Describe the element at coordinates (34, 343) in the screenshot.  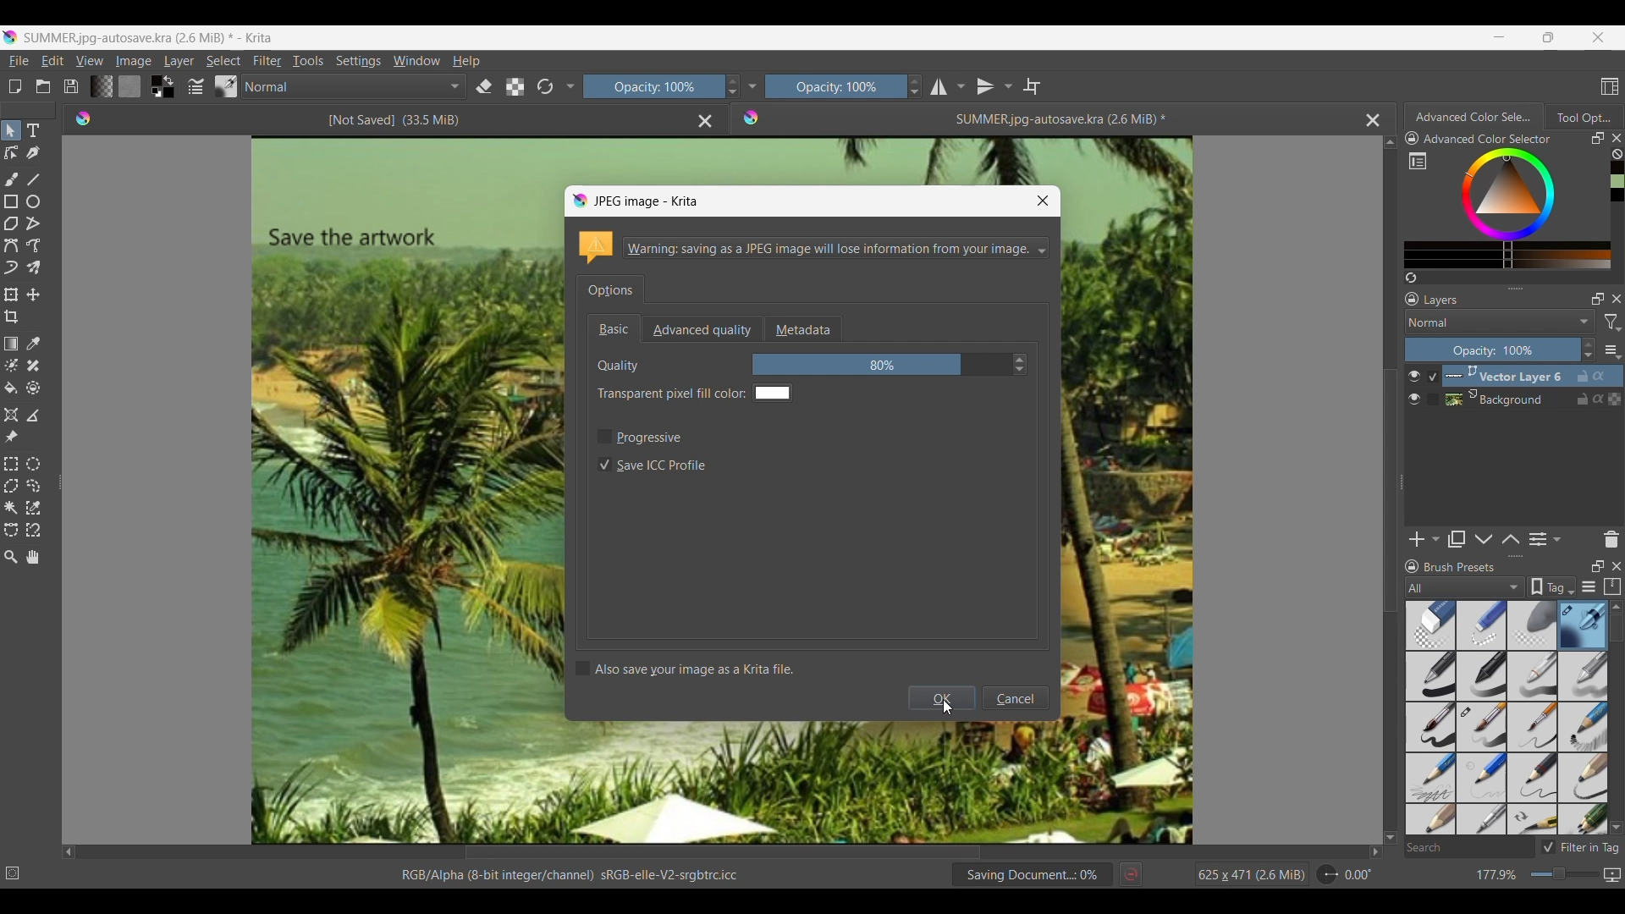
I see `Pick sample color from current layer` at that location.